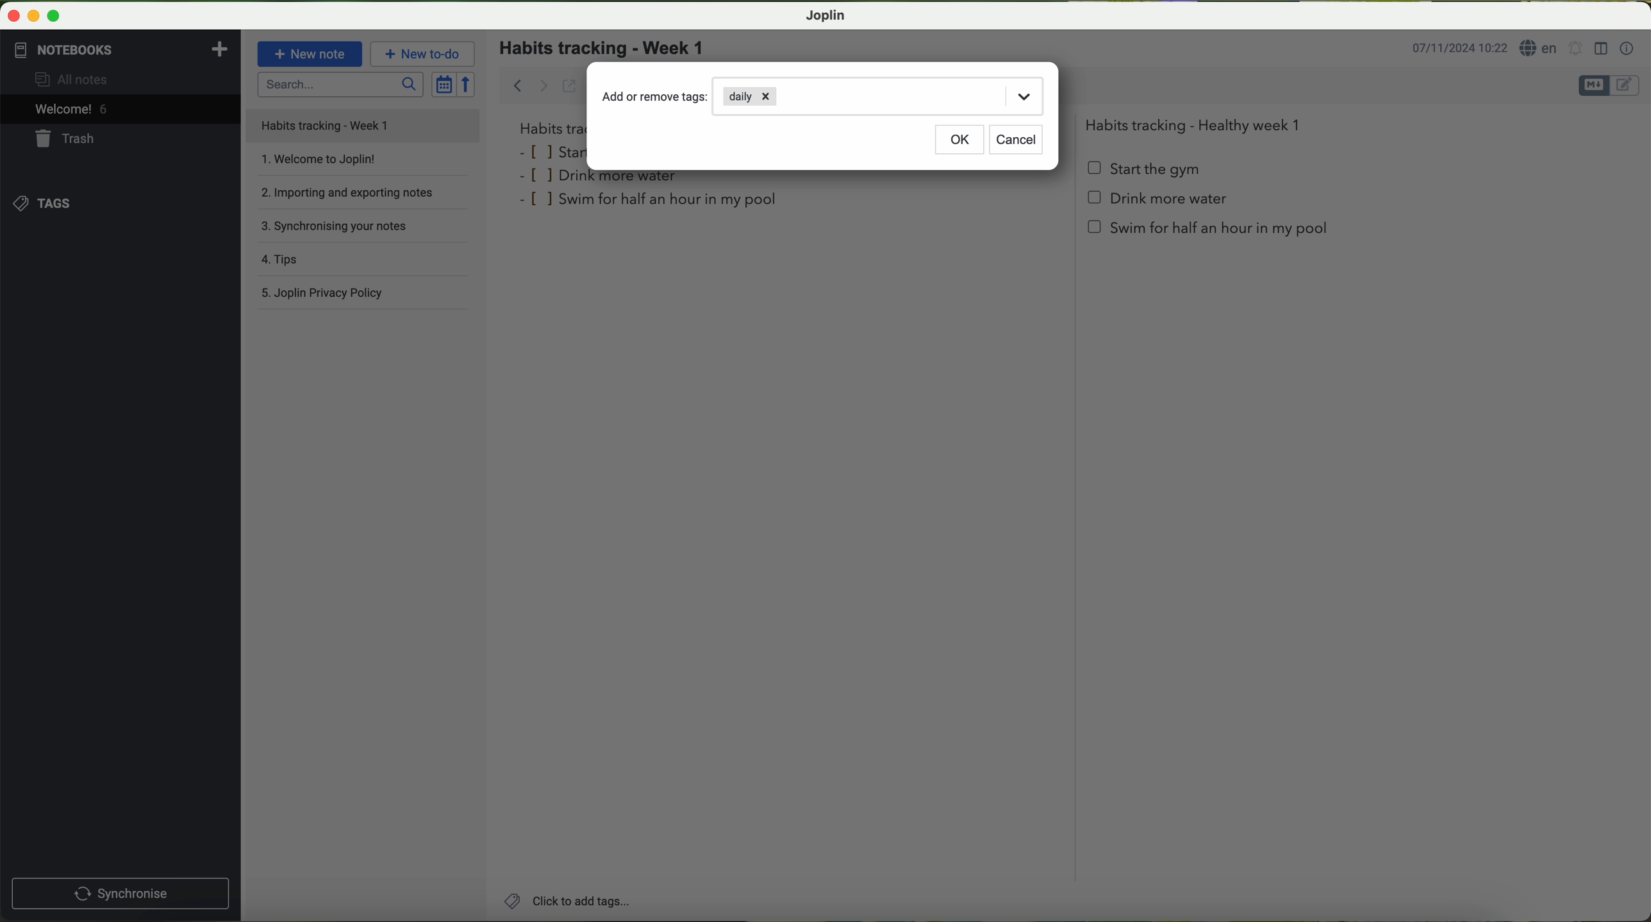 The height and width of the screenshot is (922, 1651). What do you see at coordinates (513, 84) in the screenshot?
I see `back` at bounding box center [513, 84].